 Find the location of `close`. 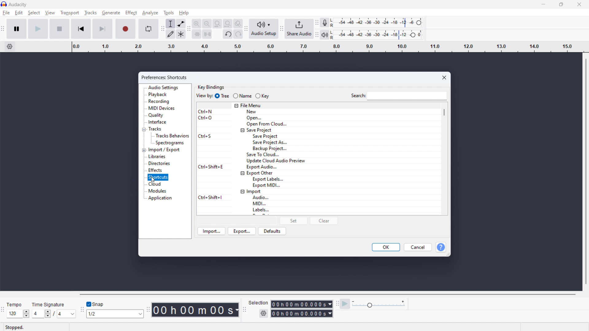

close is located at coordinates (579, 5).